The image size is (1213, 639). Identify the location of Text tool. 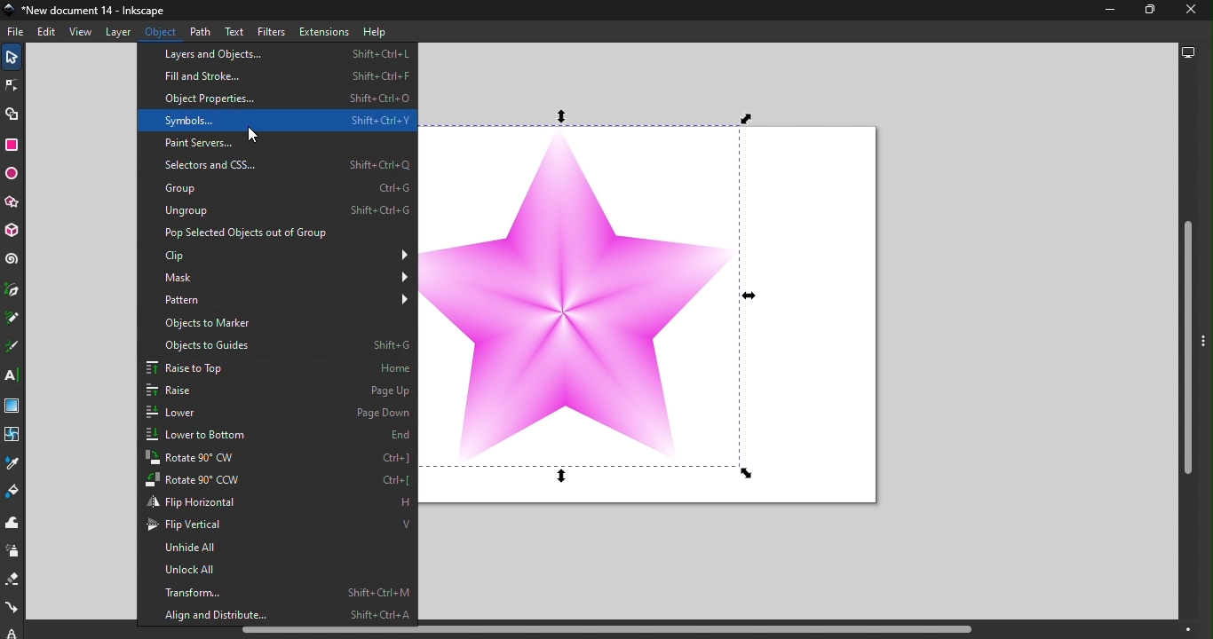
(13, 375).